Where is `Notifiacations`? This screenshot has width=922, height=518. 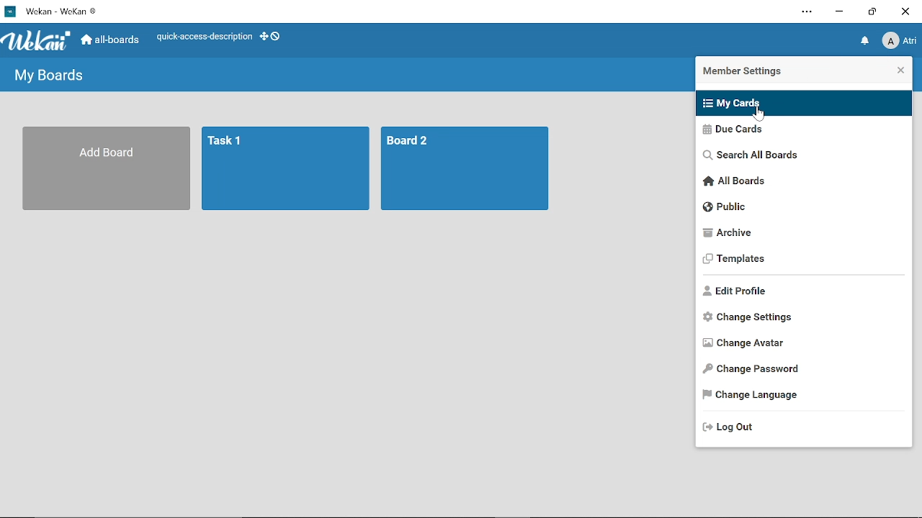 Notifiacations is located at coordinates (866, 44).